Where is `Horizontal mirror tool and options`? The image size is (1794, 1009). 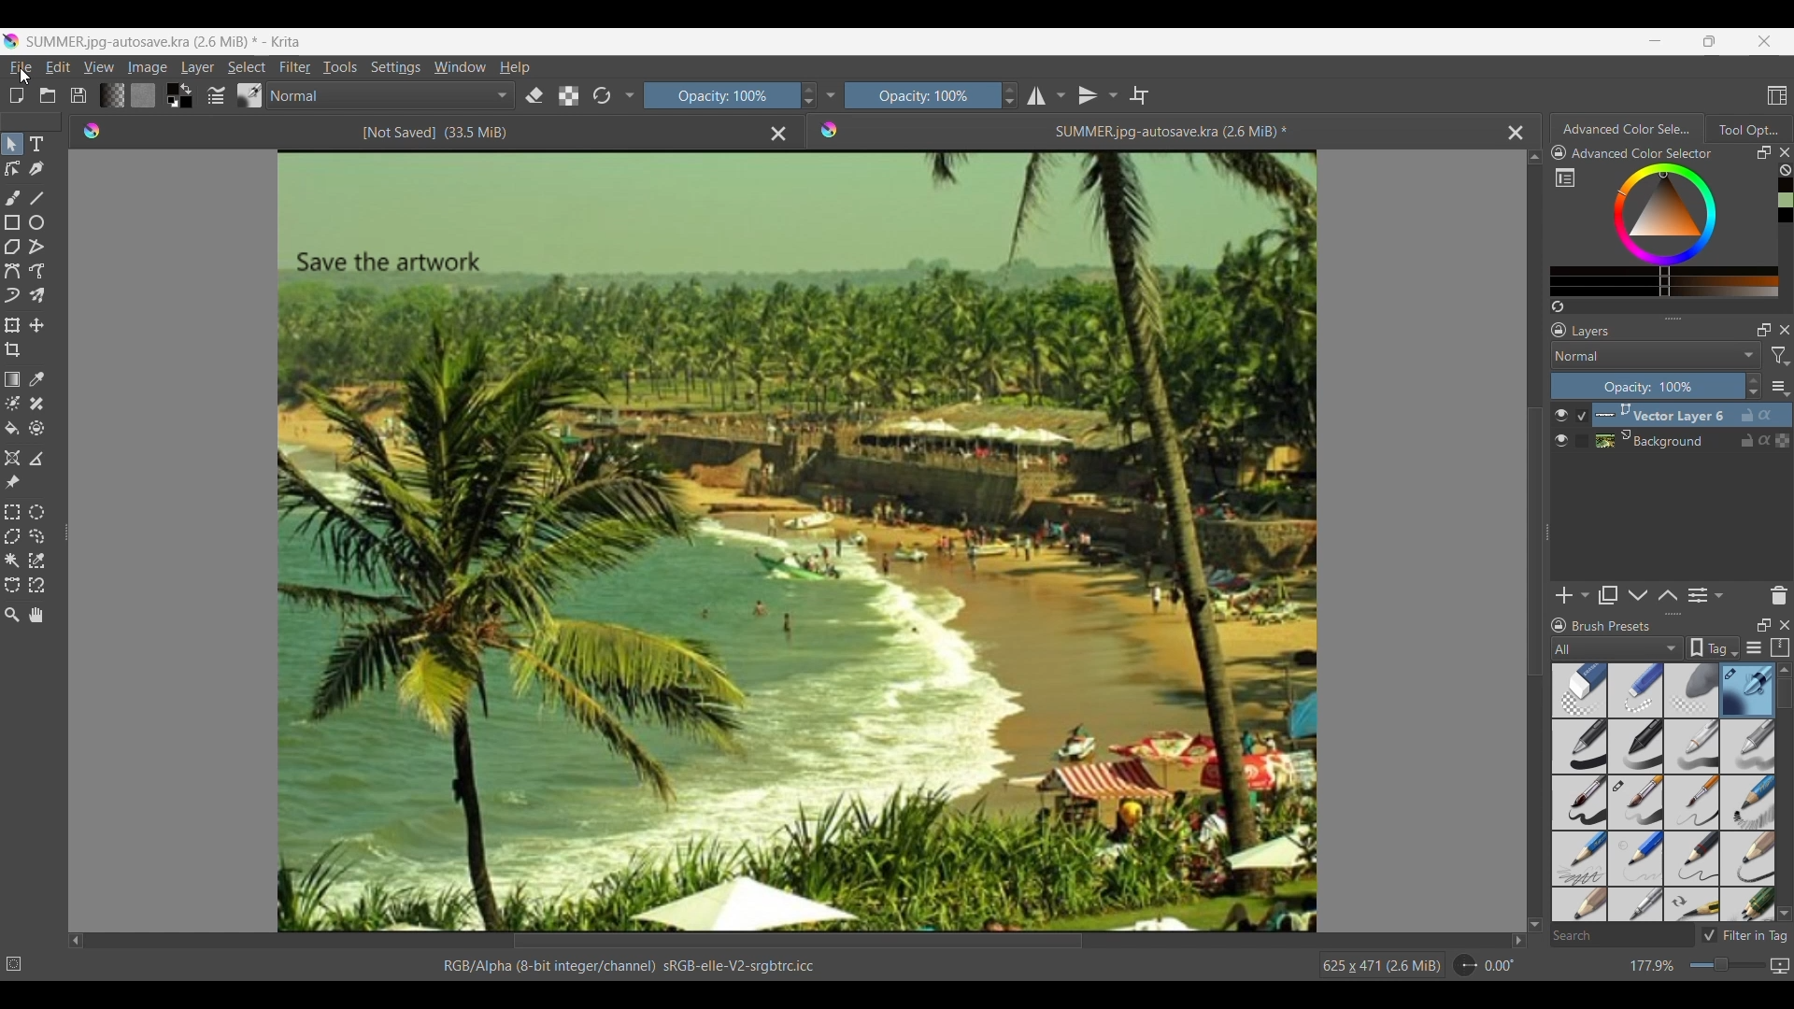
Horizontal mirror tool and options is located at coordinates (1046, 95).